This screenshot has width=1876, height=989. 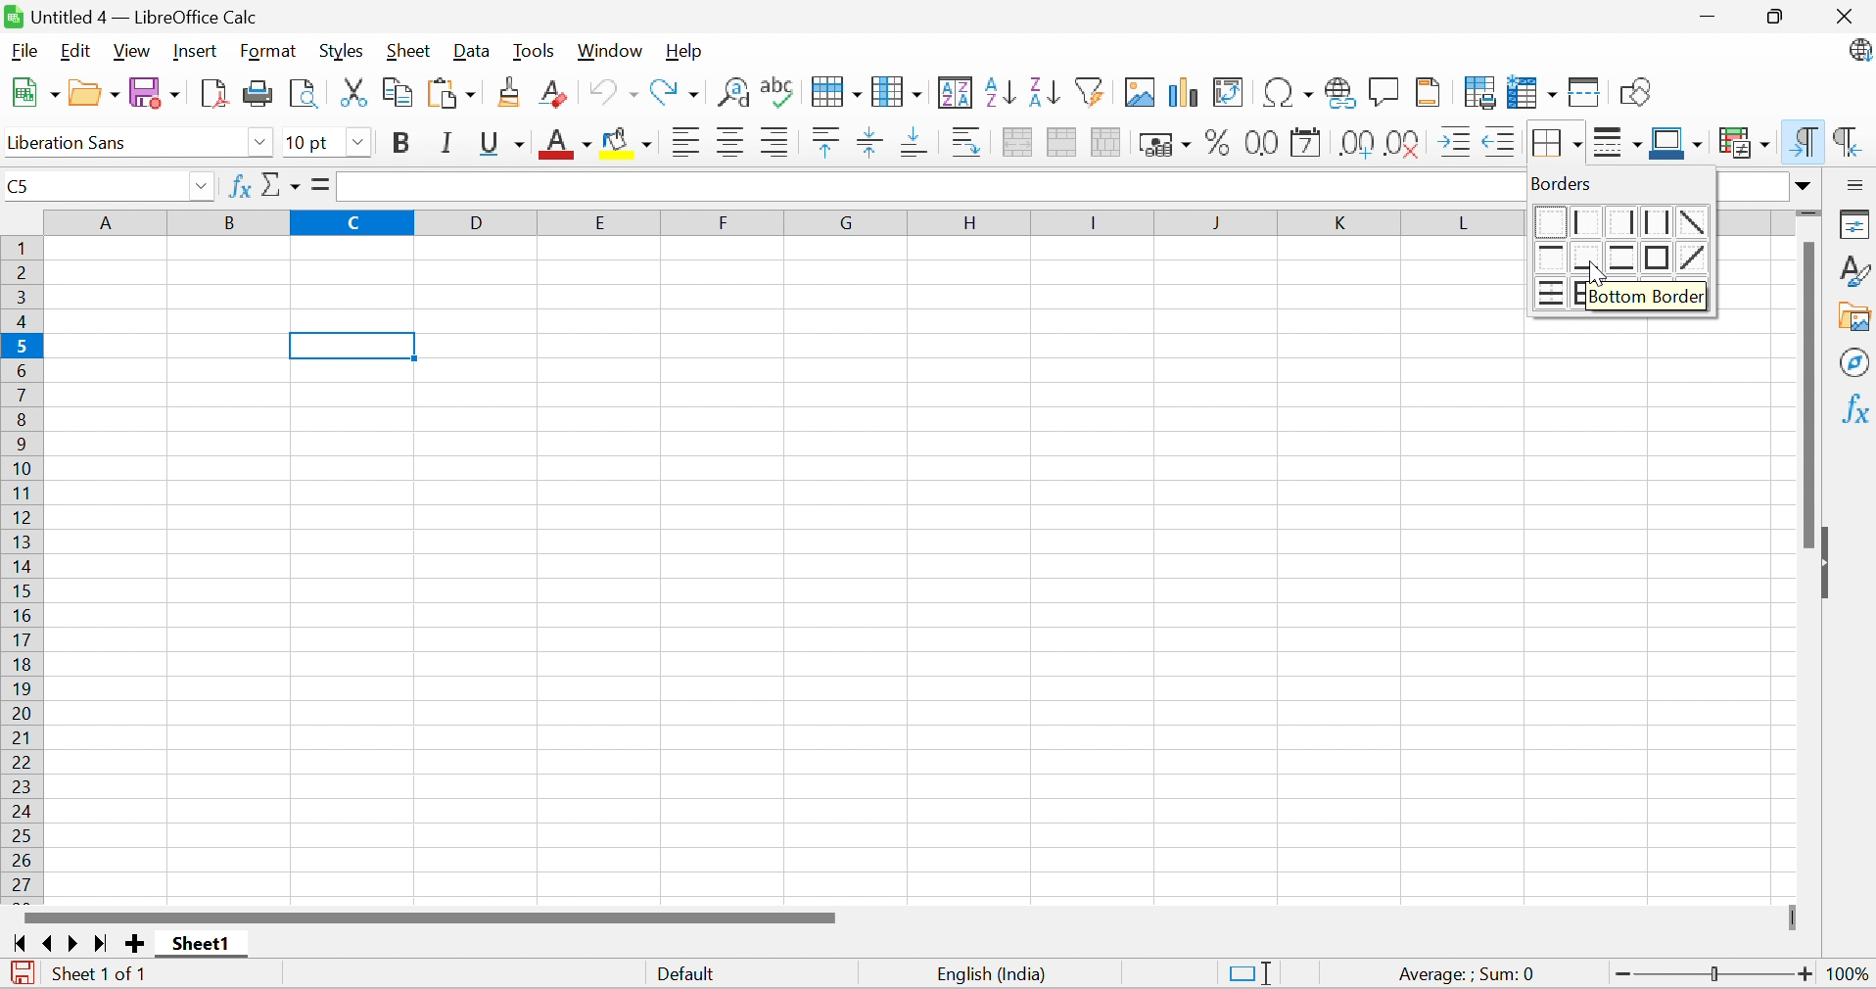 I want to click on Outer border, so click(x=1660, y=258).